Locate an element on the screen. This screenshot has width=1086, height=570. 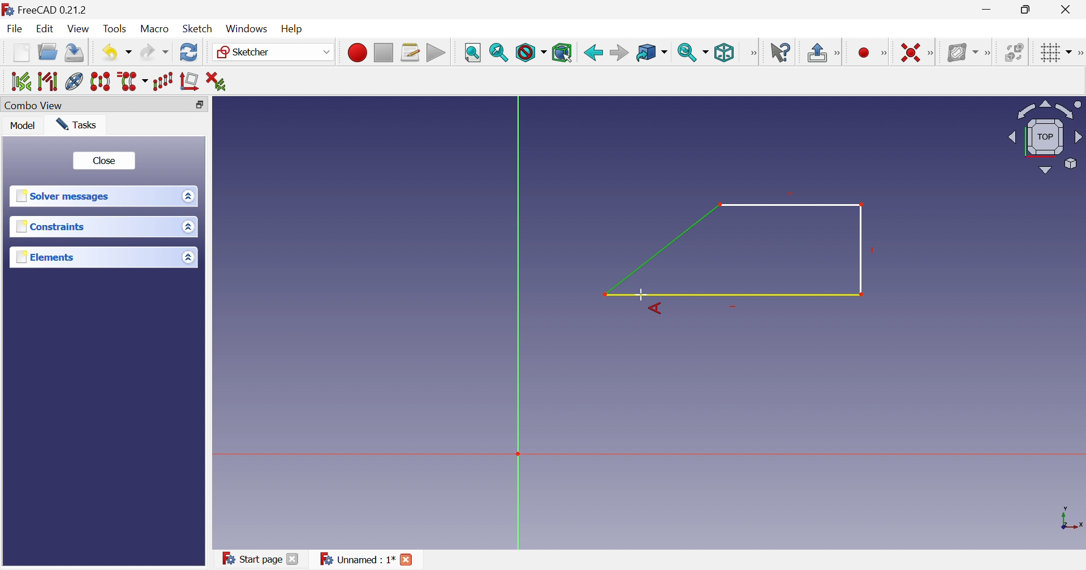
Tasks is located at coordinates (79, 124).